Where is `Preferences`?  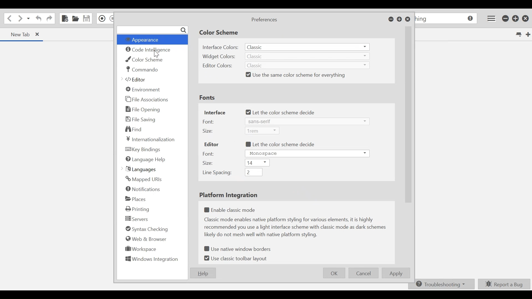
Preferences is located at coordinates (264, 20).